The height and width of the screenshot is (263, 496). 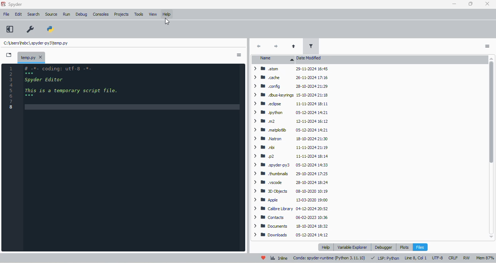 I want to click on UTF-8, so click(x=438, y=258).